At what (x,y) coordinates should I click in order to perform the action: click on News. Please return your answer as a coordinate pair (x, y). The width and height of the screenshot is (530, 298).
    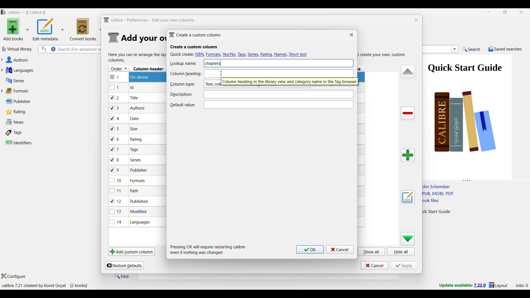
    Looking at the image, I should click on (26, 122).